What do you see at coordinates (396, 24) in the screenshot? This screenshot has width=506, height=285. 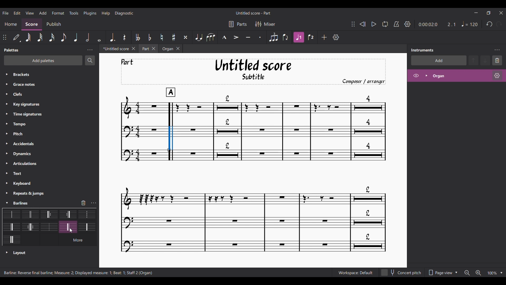 I see `Metronome` at bounding box center [396, 24].